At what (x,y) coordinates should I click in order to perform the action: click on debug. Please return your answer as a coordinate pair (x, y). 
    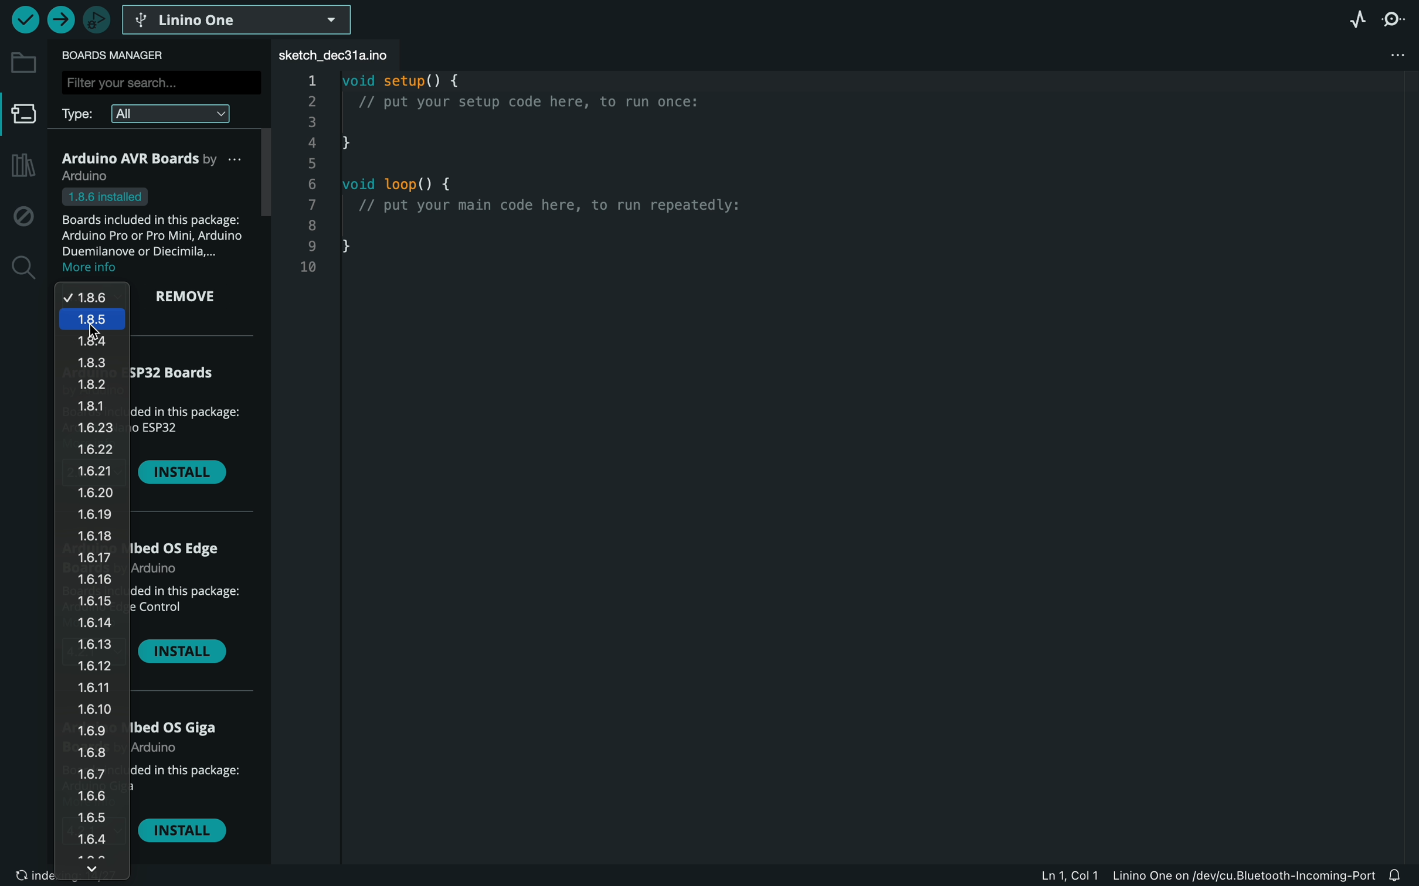
    Looking at the image, I should click on (23, 217).